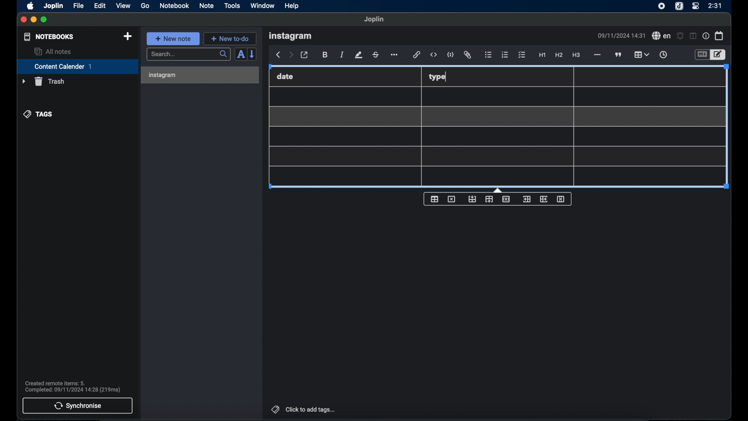  I want to click on new note, so click(173, 39).